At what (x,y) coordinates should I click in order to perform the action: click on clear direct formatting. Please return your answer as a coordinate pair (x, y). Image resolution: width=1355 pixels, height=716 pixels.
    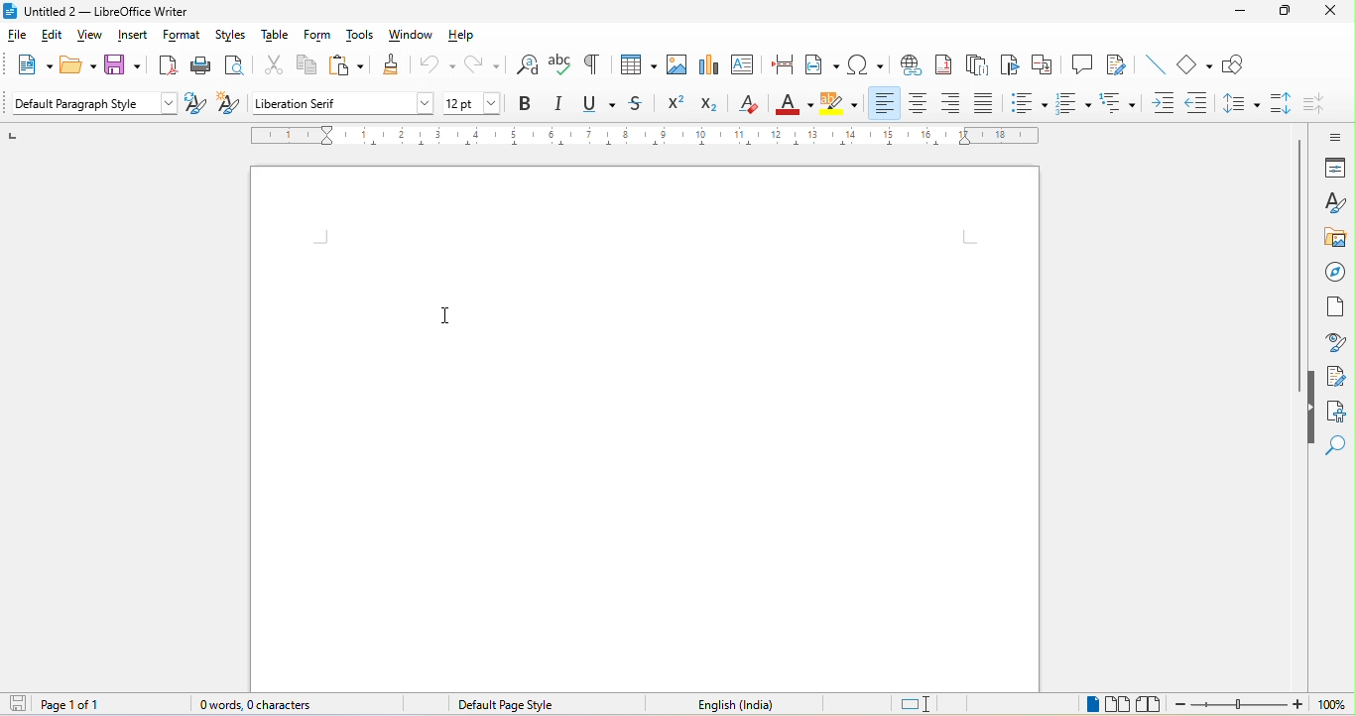
    Looking at the image, I should click on (749, 106).